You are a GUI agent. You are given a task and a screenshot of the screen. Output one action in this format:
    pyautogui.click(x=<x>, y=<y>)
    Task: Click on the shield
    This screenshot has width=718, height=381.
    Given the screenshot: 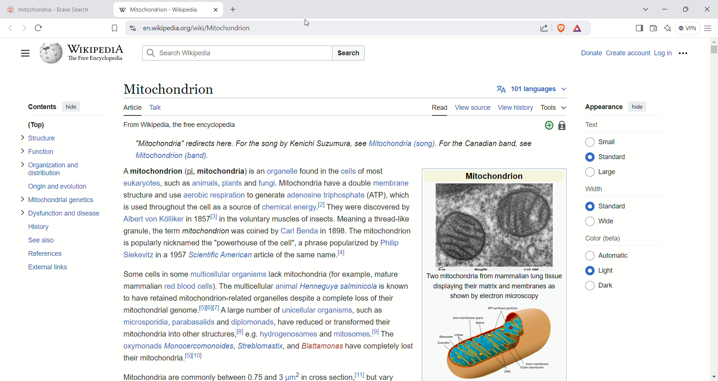 What is the action you would take?
    pyautogui.click(x=562, y=27)
    